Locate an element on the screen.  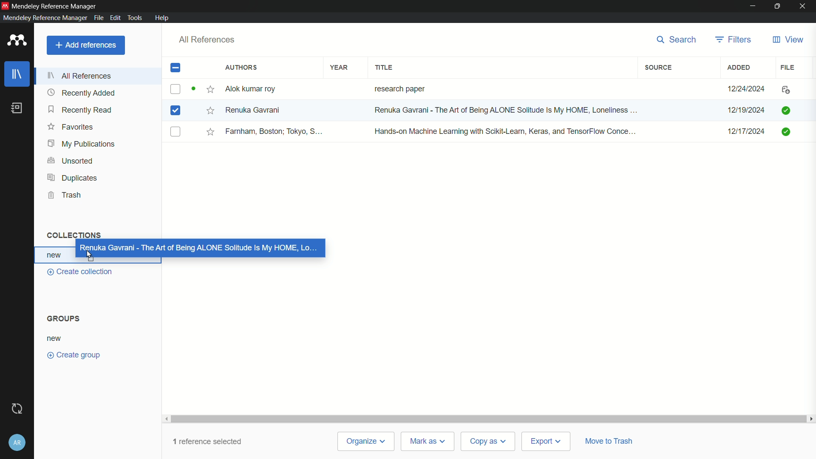
Scroll bar is located at coordinates (487, 419).